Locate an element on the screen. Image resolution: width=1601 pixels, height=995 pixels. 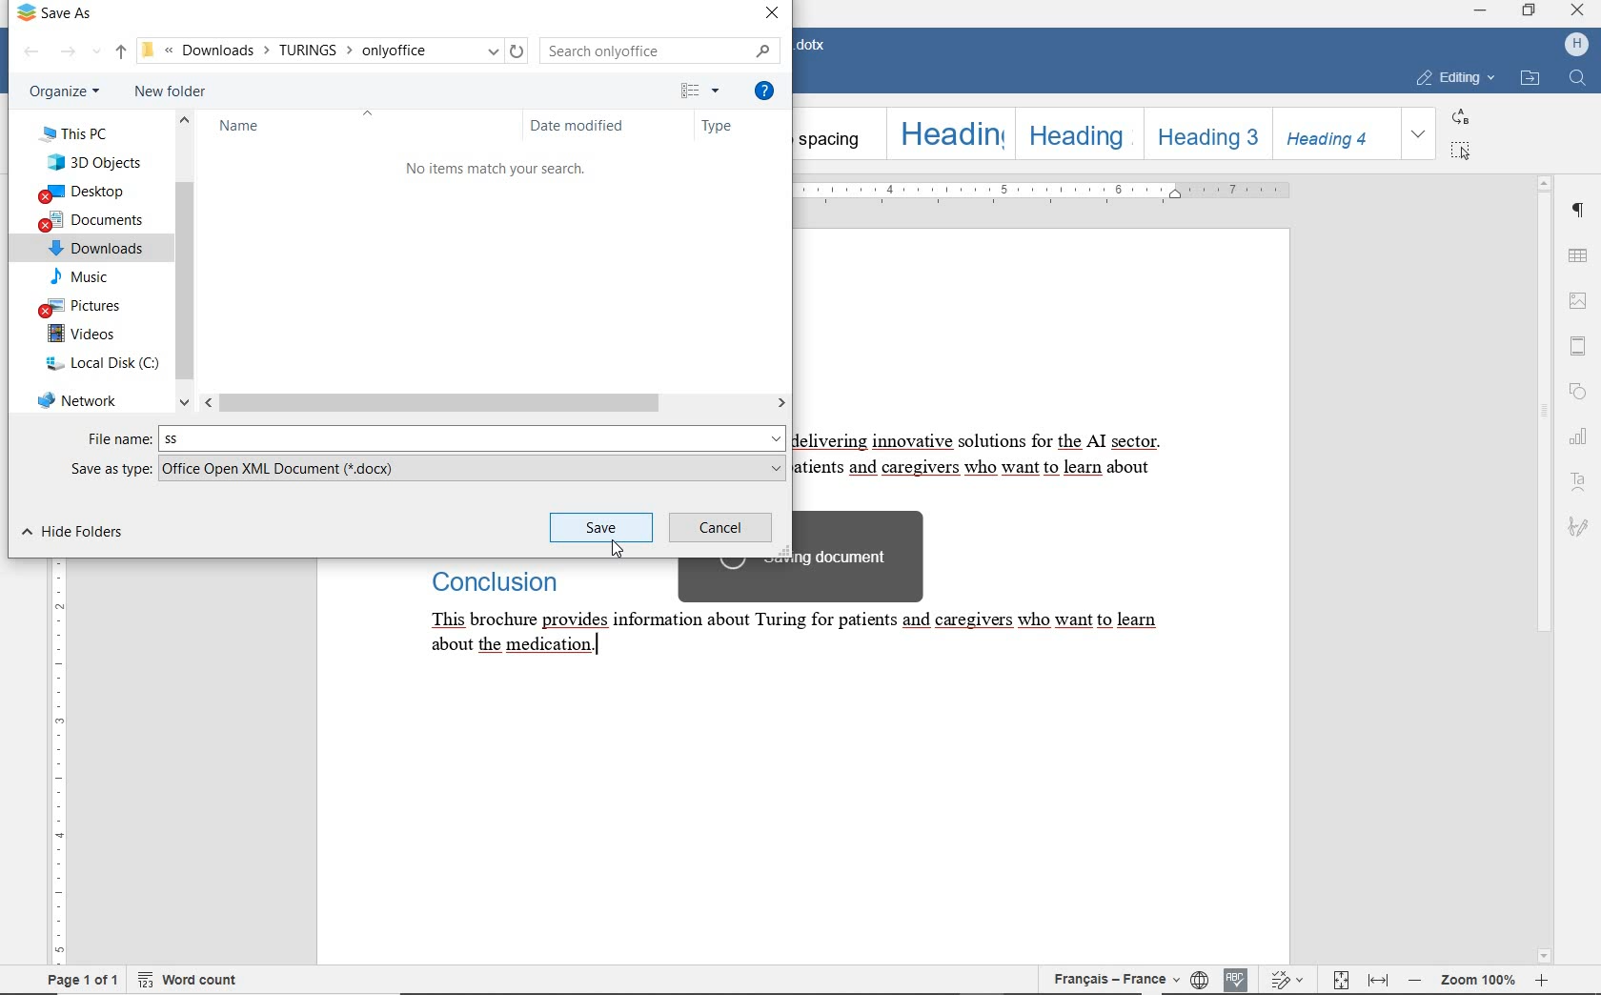
.docx added is located at coordinates (473, 470).